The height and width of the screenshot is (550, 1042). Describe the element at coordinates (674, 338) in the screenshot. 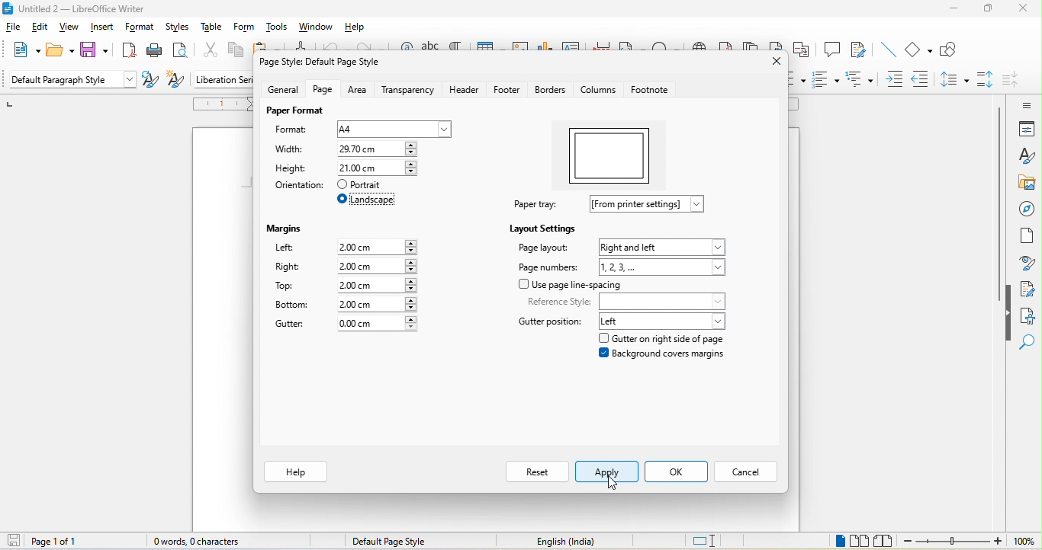

I see `gutter on right side of page` at that location.